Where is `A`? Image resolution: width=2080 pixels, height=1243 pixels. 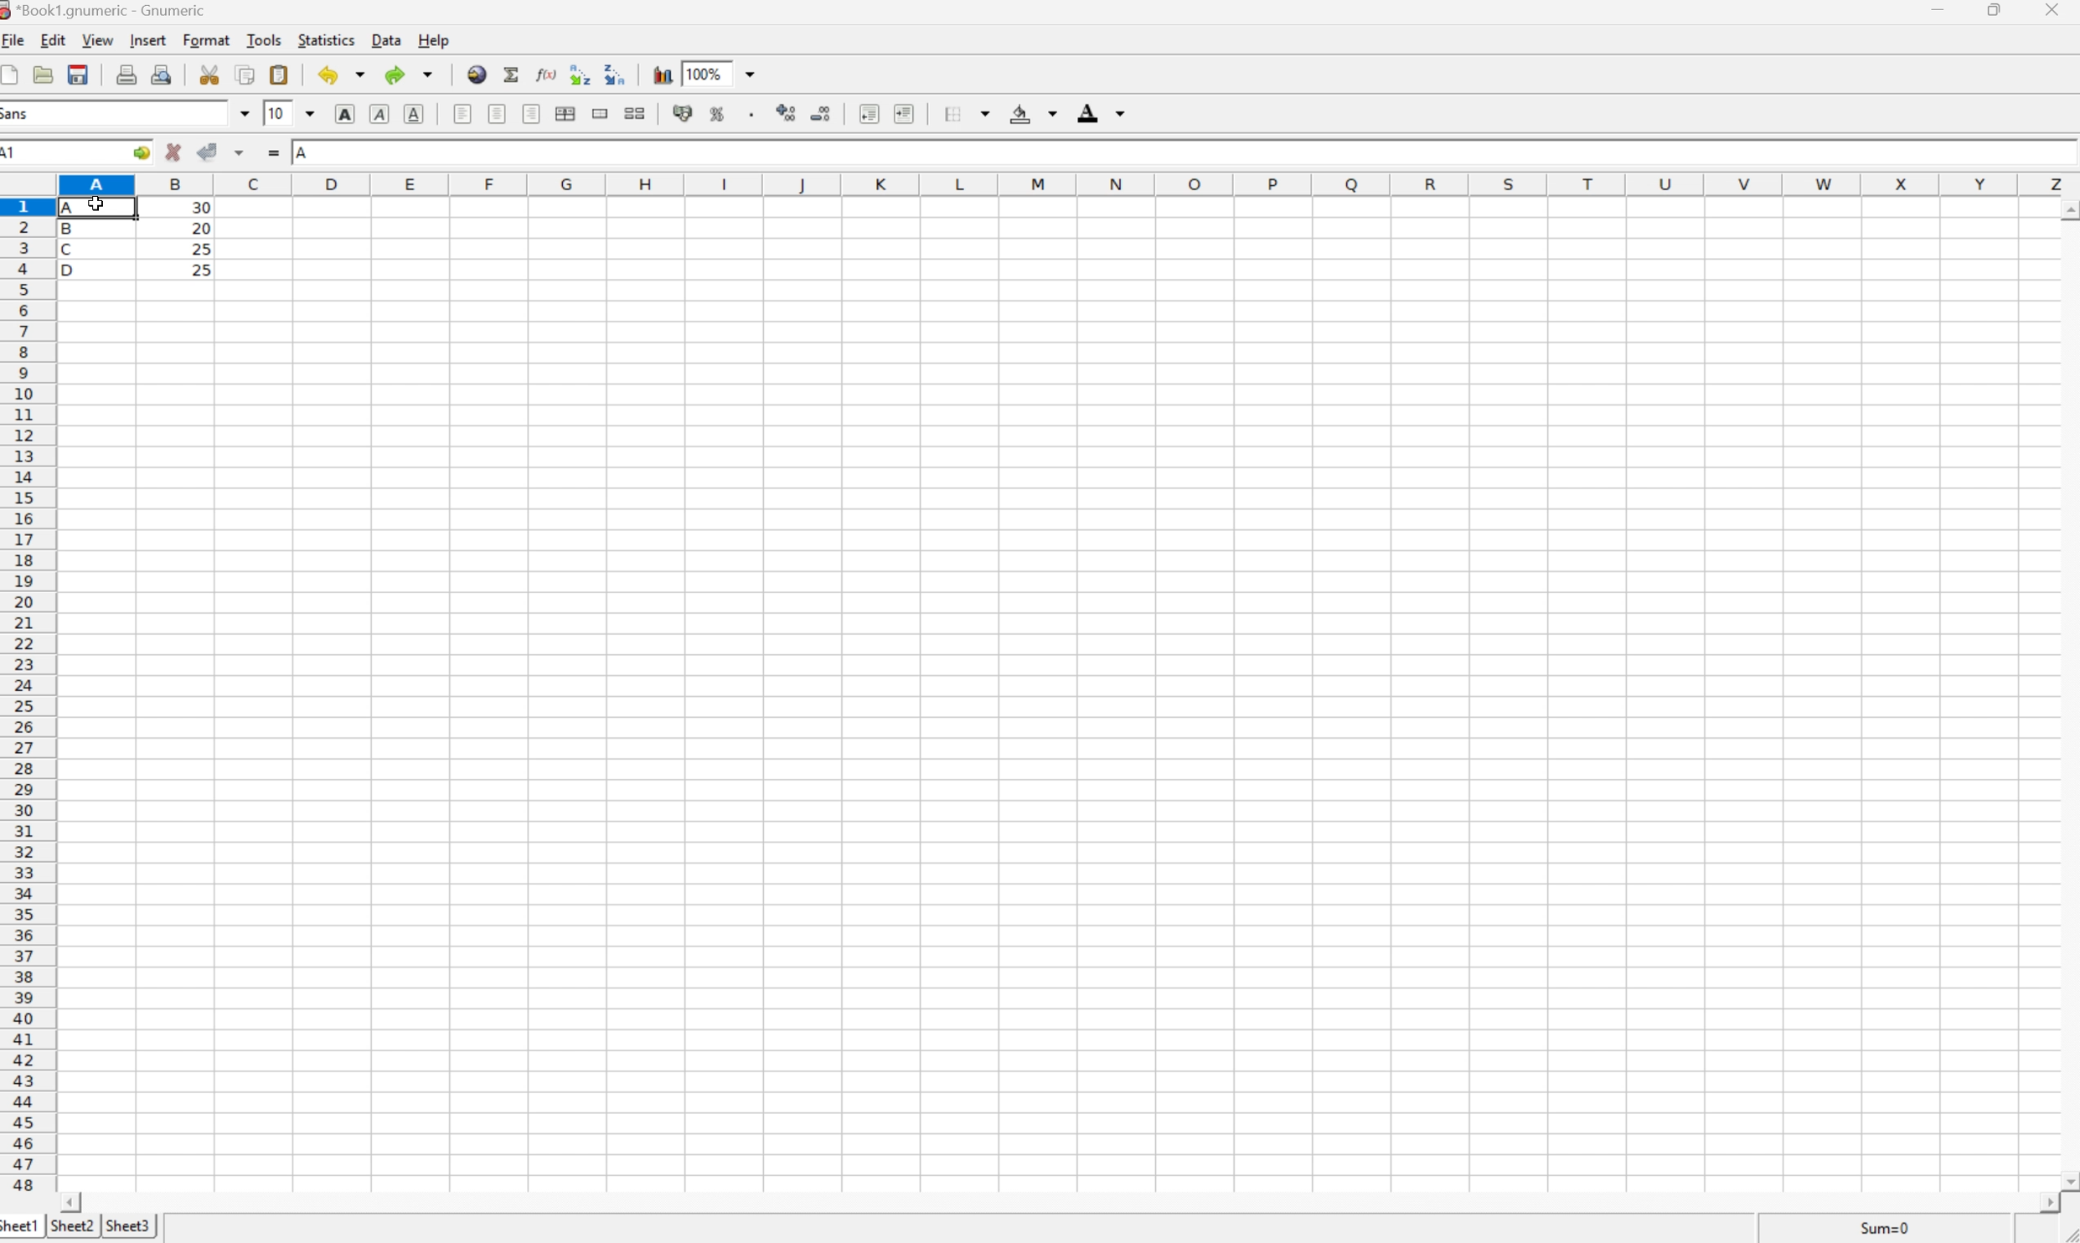
A is located at coordinates (75, 204).